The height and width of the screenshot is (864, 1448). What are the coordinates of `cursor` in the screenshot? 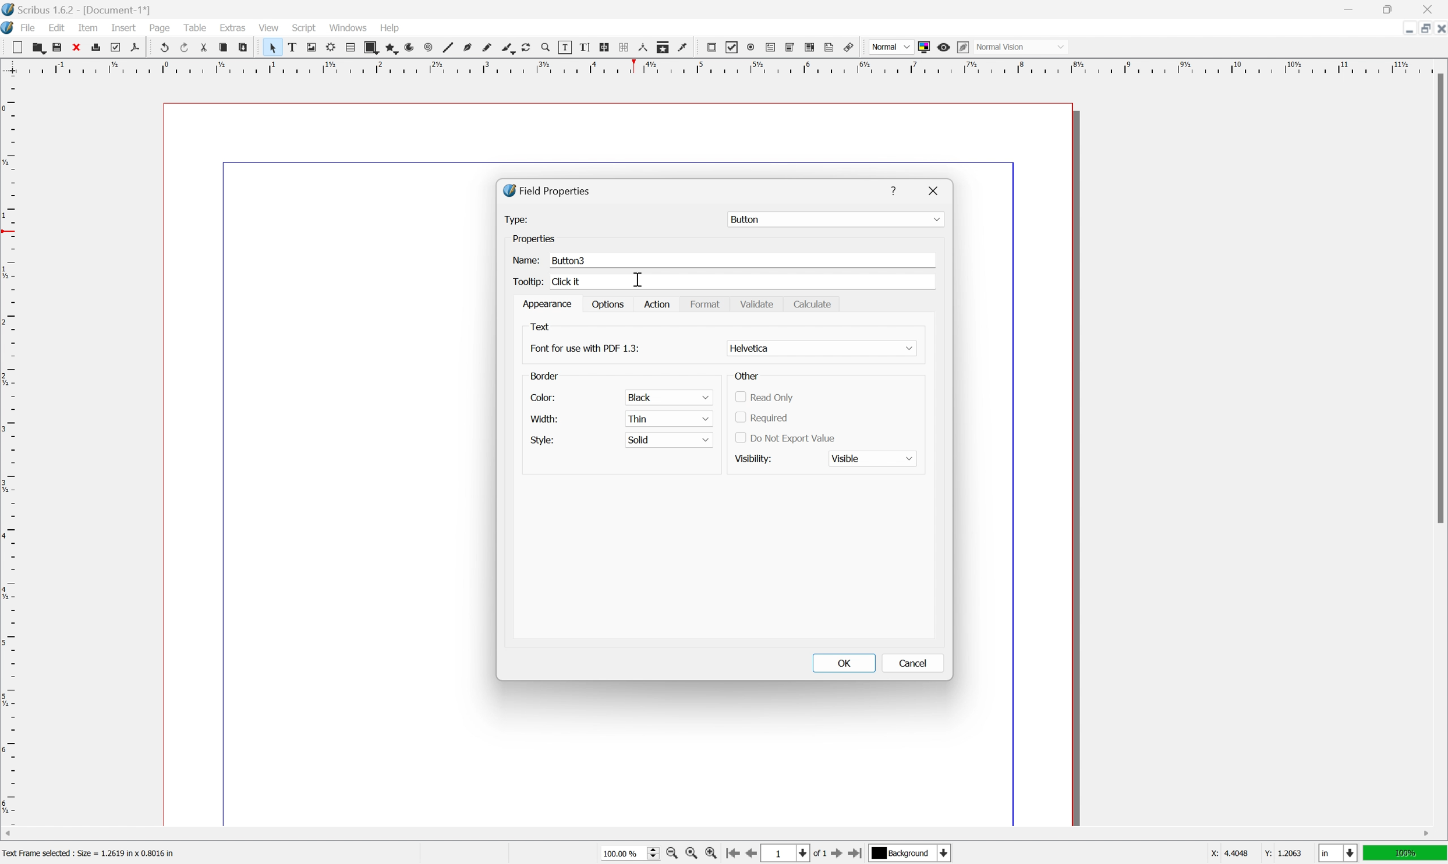 It's located at (639, 277).